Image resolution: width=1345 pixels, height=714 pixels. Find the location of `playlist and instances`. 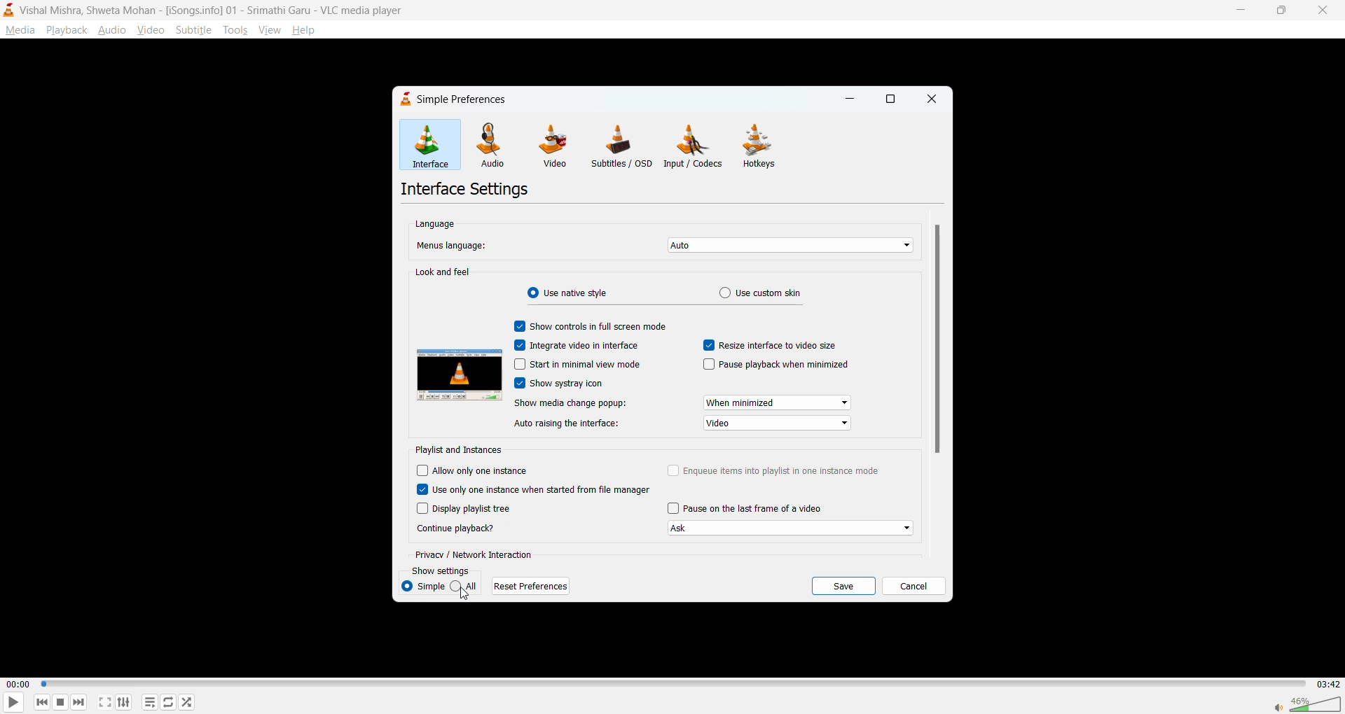

playlist and instances is located at coordinates (462, 449).